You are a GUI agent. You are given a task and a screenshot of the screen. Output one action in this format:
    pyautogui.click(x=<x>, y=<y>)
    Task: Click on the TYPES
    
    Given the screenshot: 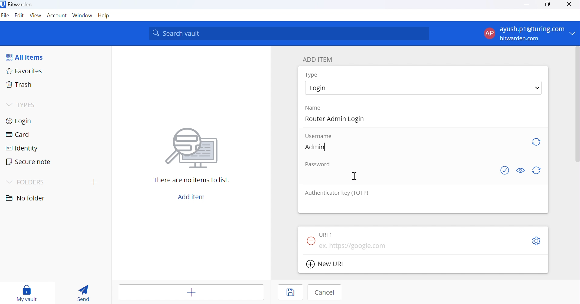 What is the action you would take?
    pyautogui.click(x=21, y=105)
    